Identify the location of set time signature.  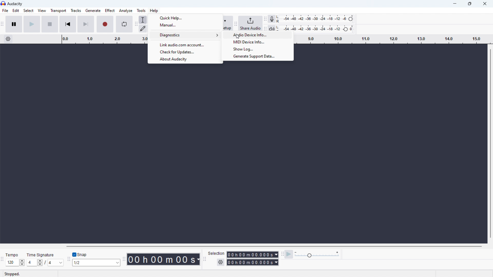
(44, 263).